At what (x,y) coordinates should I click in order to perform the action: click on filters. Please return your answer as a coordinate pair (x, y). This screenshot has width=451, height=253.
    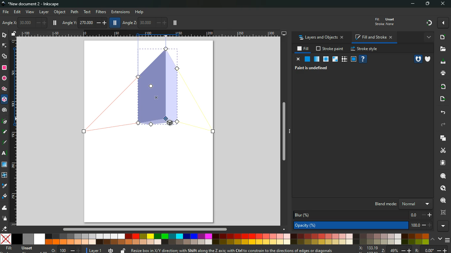
    Looking at the image, I should click on (101, 12).